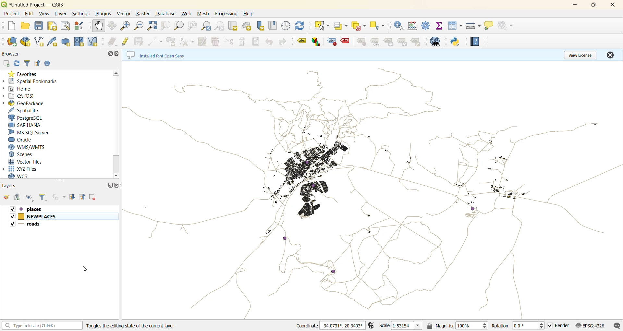 The width and height of the screenshot is (623, 331). I want to click on remove layer, so click(94, 196).